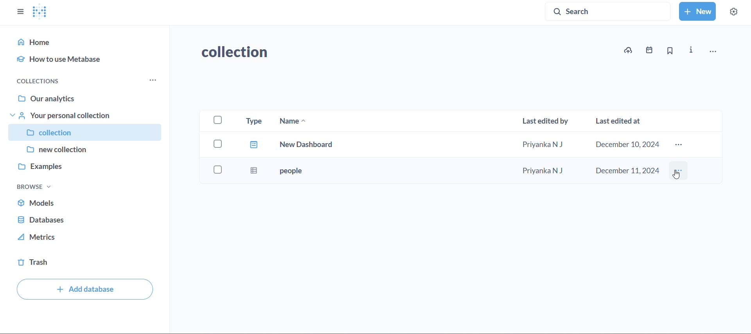 The width and height of the screenshot is (751, 334). Describe the element at coordinates (734, 11) in the screenshot. I see `settings` at that location.